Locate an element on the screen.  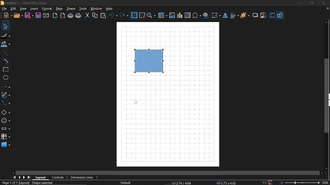
Close is located at coordinates (323, 3).